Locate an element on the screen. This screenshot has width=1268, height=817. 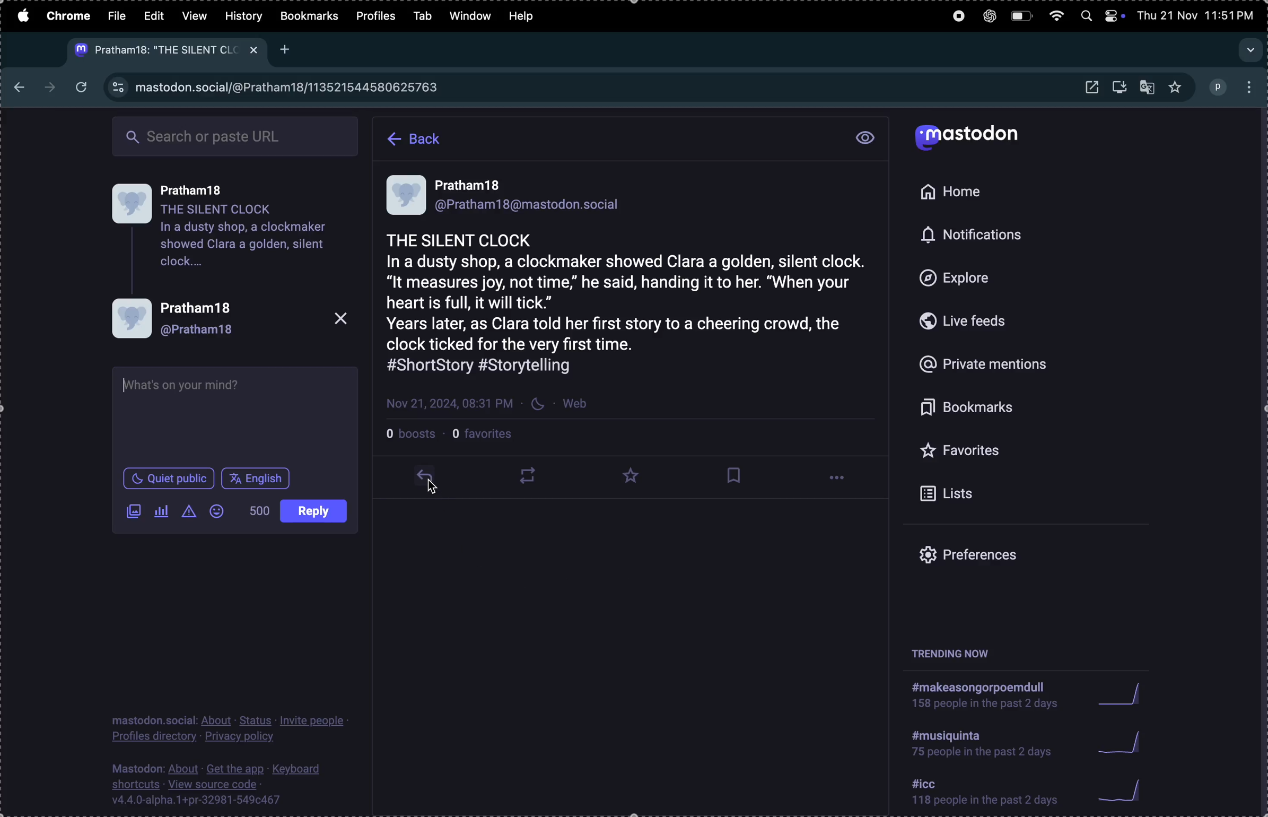
text box is located at coordinates (234, 413).